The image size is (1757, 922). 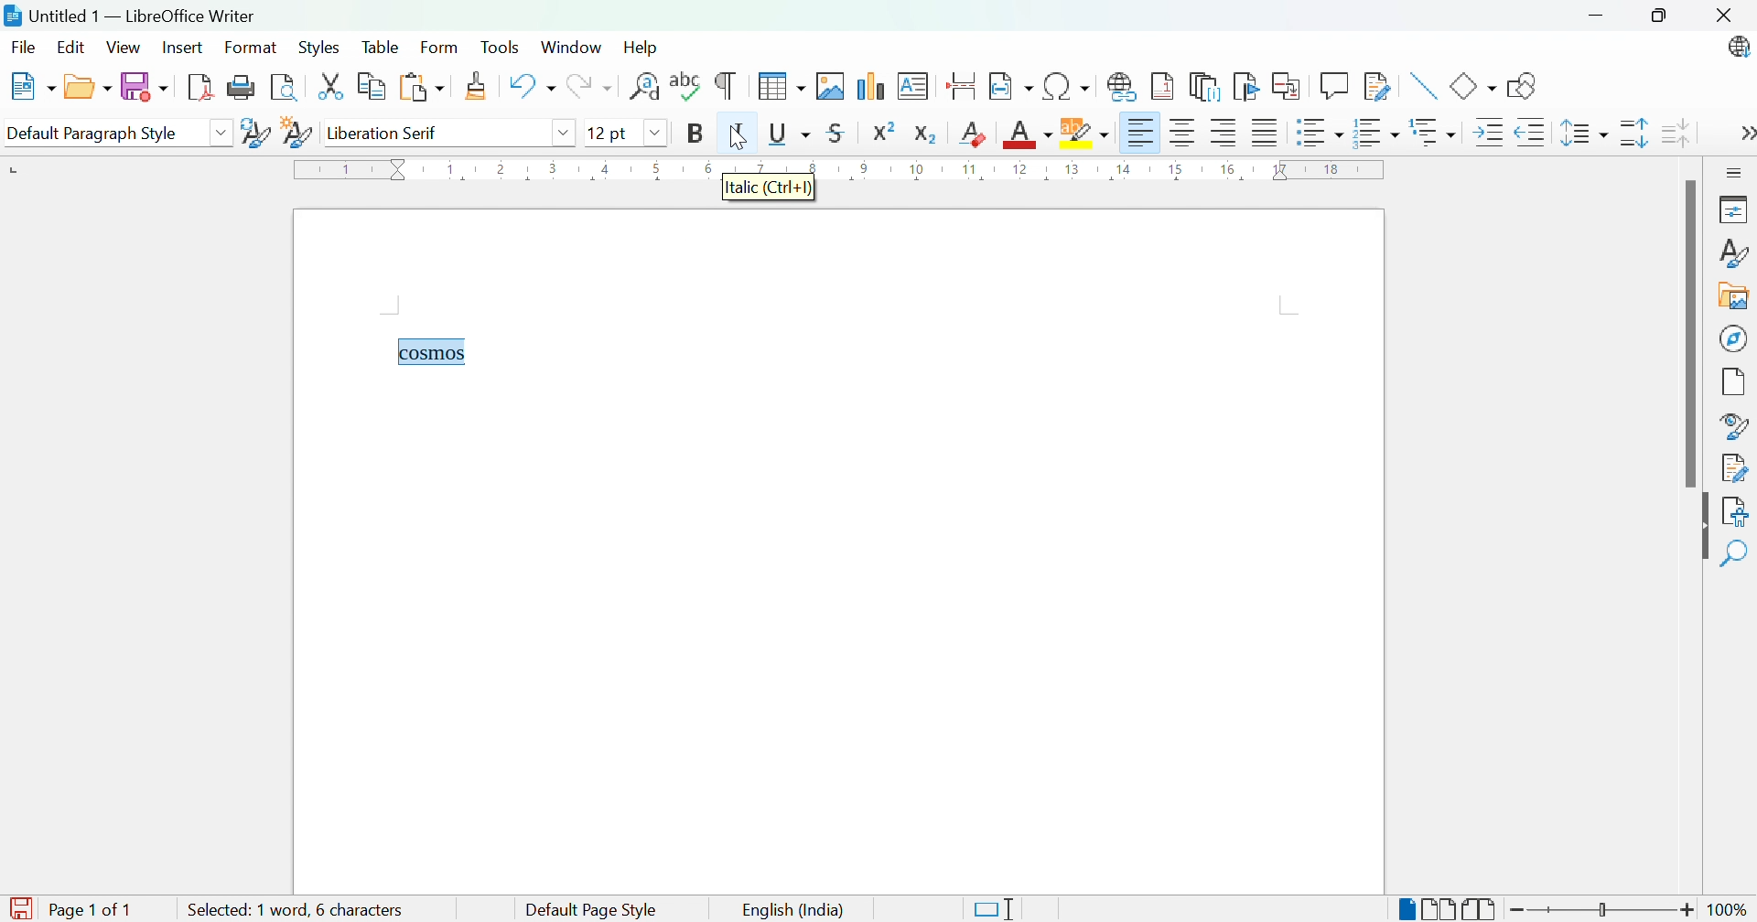 I want to click on Toggle formatting marks, so click(x=725, y=86).